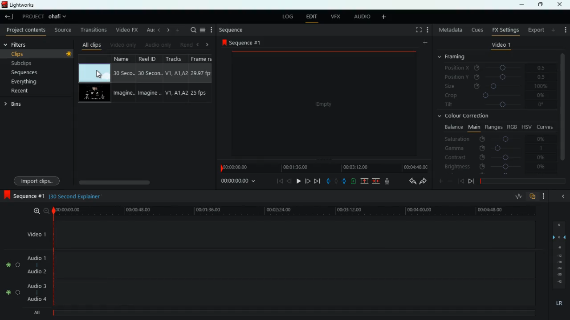  I want to click on recent, so click(22, 92).